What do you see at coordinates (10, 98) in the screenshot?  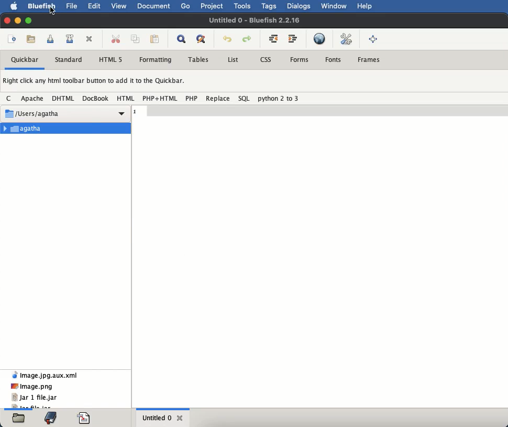 I see `C` at bounding box center [10, 98].